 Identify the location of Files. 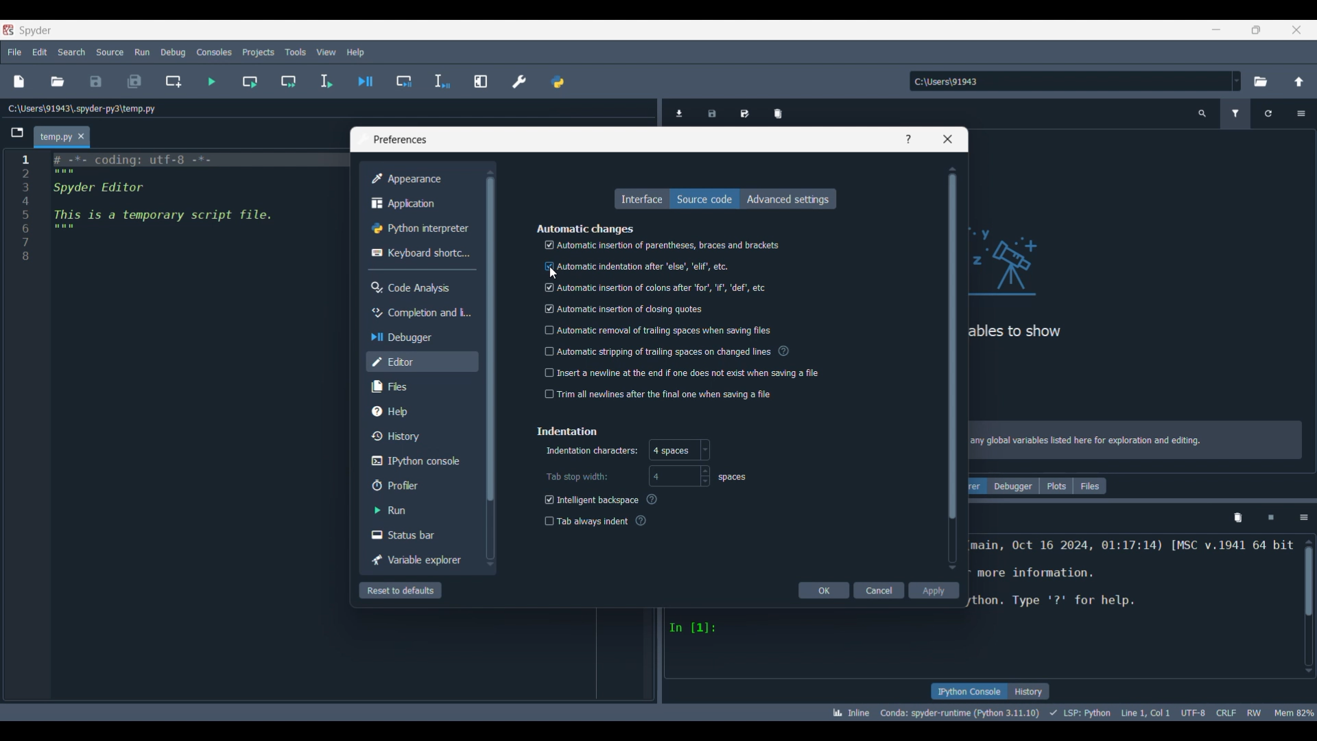
(1090, 486).